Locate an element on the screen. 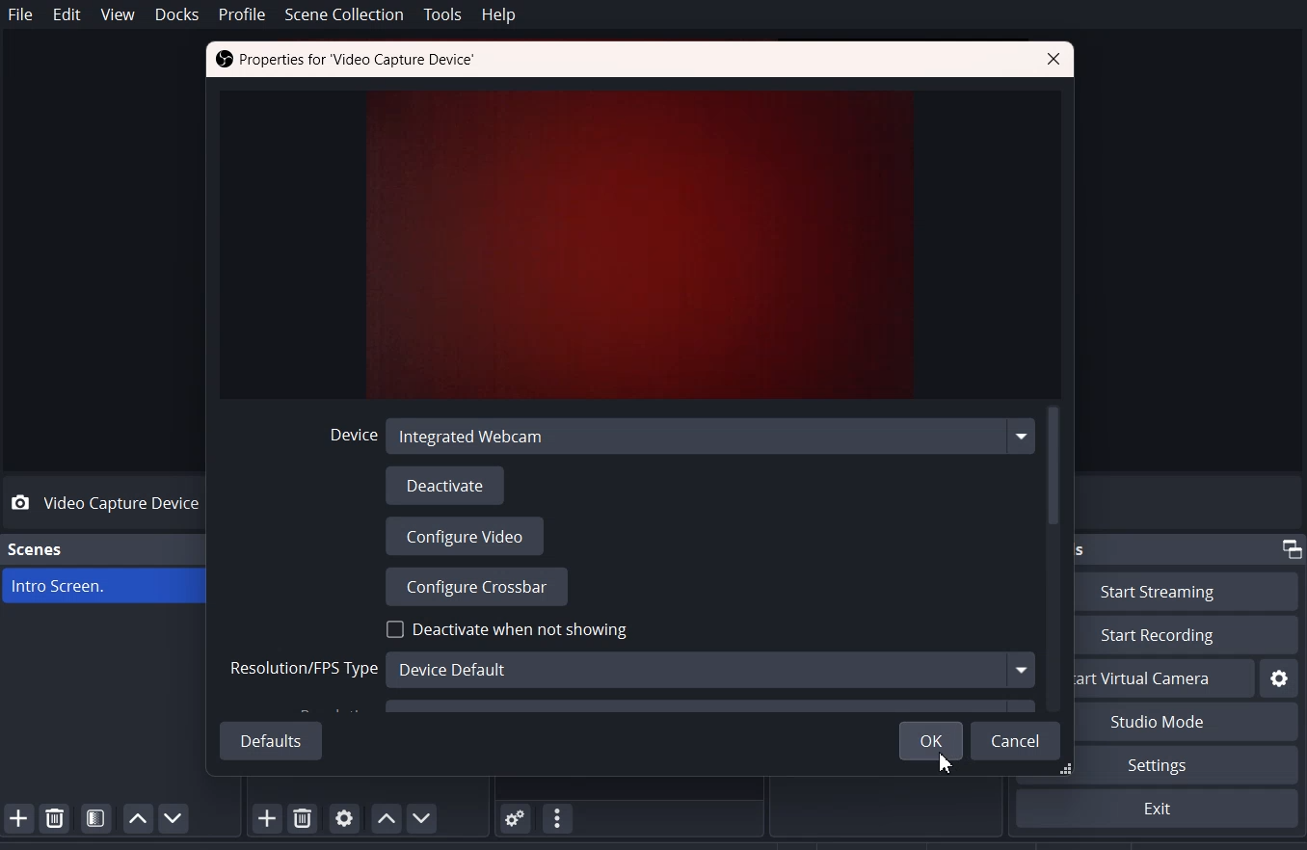 This screenshot has height=850, width=1307. Start Streaming is located at coordinates (1187, 591).